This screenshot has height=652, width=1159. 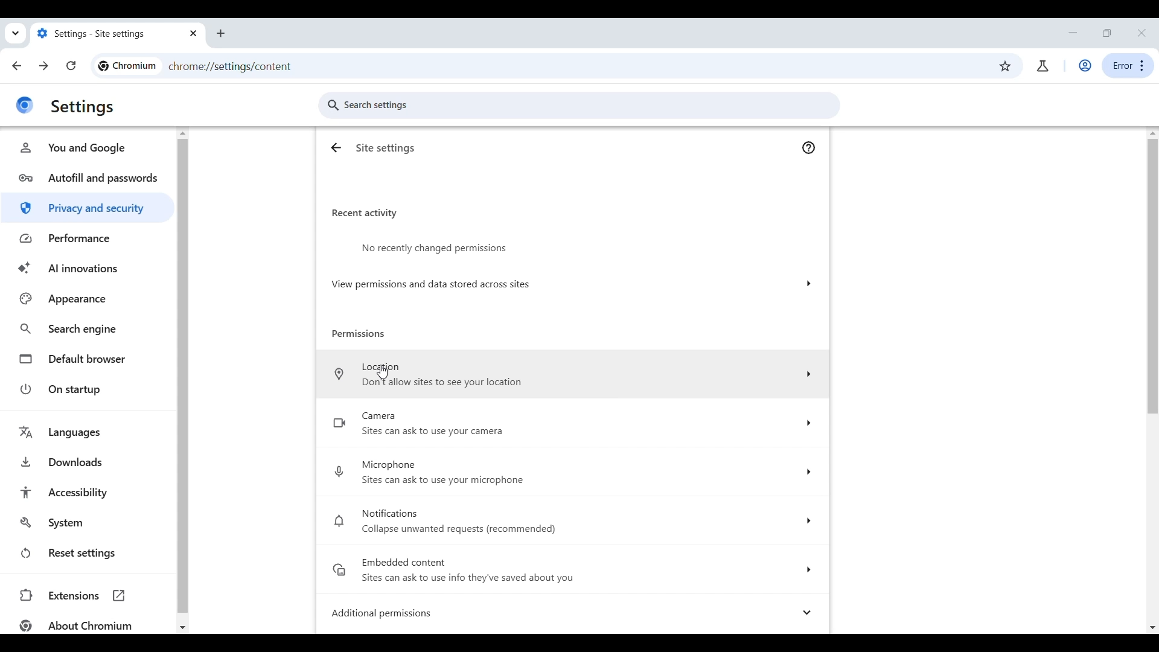 What do you see at coordinates (1042, 66) in the screenshot?
I see `Chrome labs` at bounding box center [1042, 66].